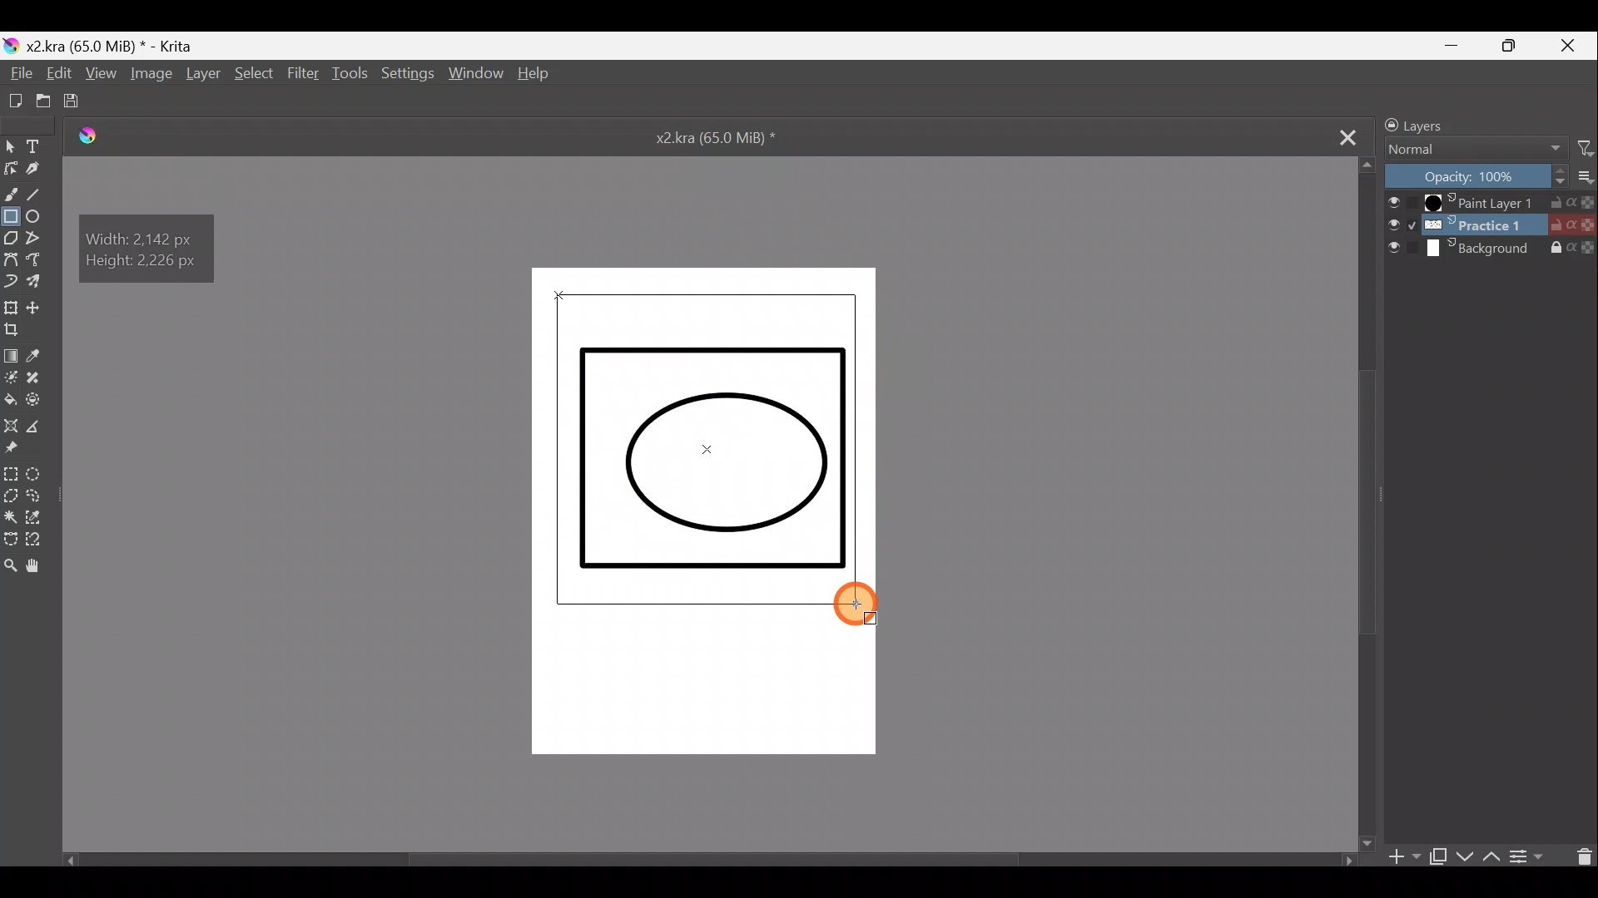 The height and width of the screenshot is (898, 1598). What do you see at coordinates (1531, 856) in the screenshot?
I see `View/change layer properties` at bounding box center [1531, 856].